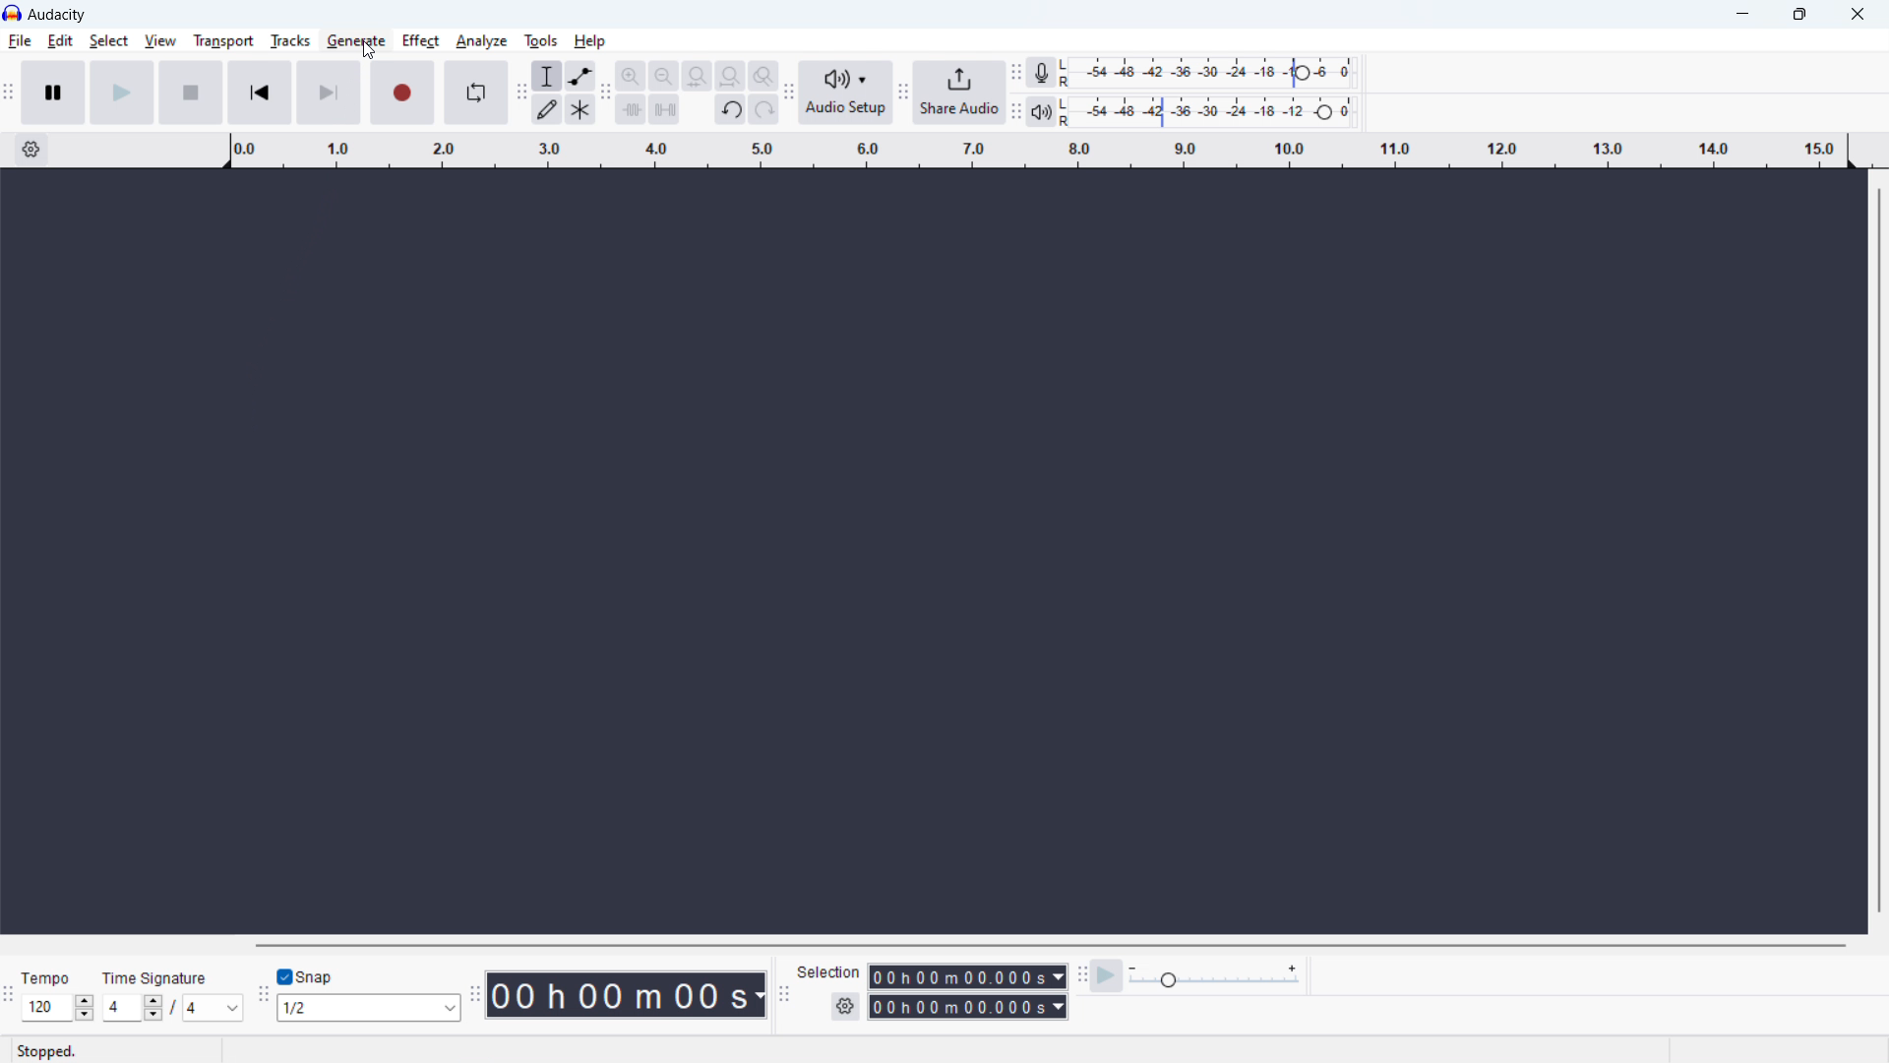  What do you see at coordinates (1041, 110) in the screenshot?
I see `playback meter` at bounding box center [1041, 110].